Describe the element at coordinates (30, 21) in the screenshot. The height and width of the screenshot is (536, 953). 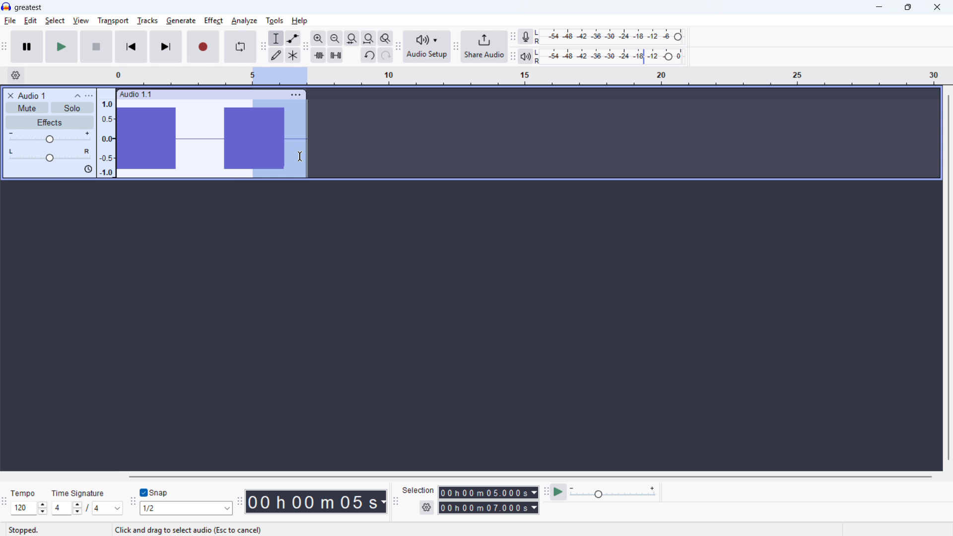
I see `edit` at that location.